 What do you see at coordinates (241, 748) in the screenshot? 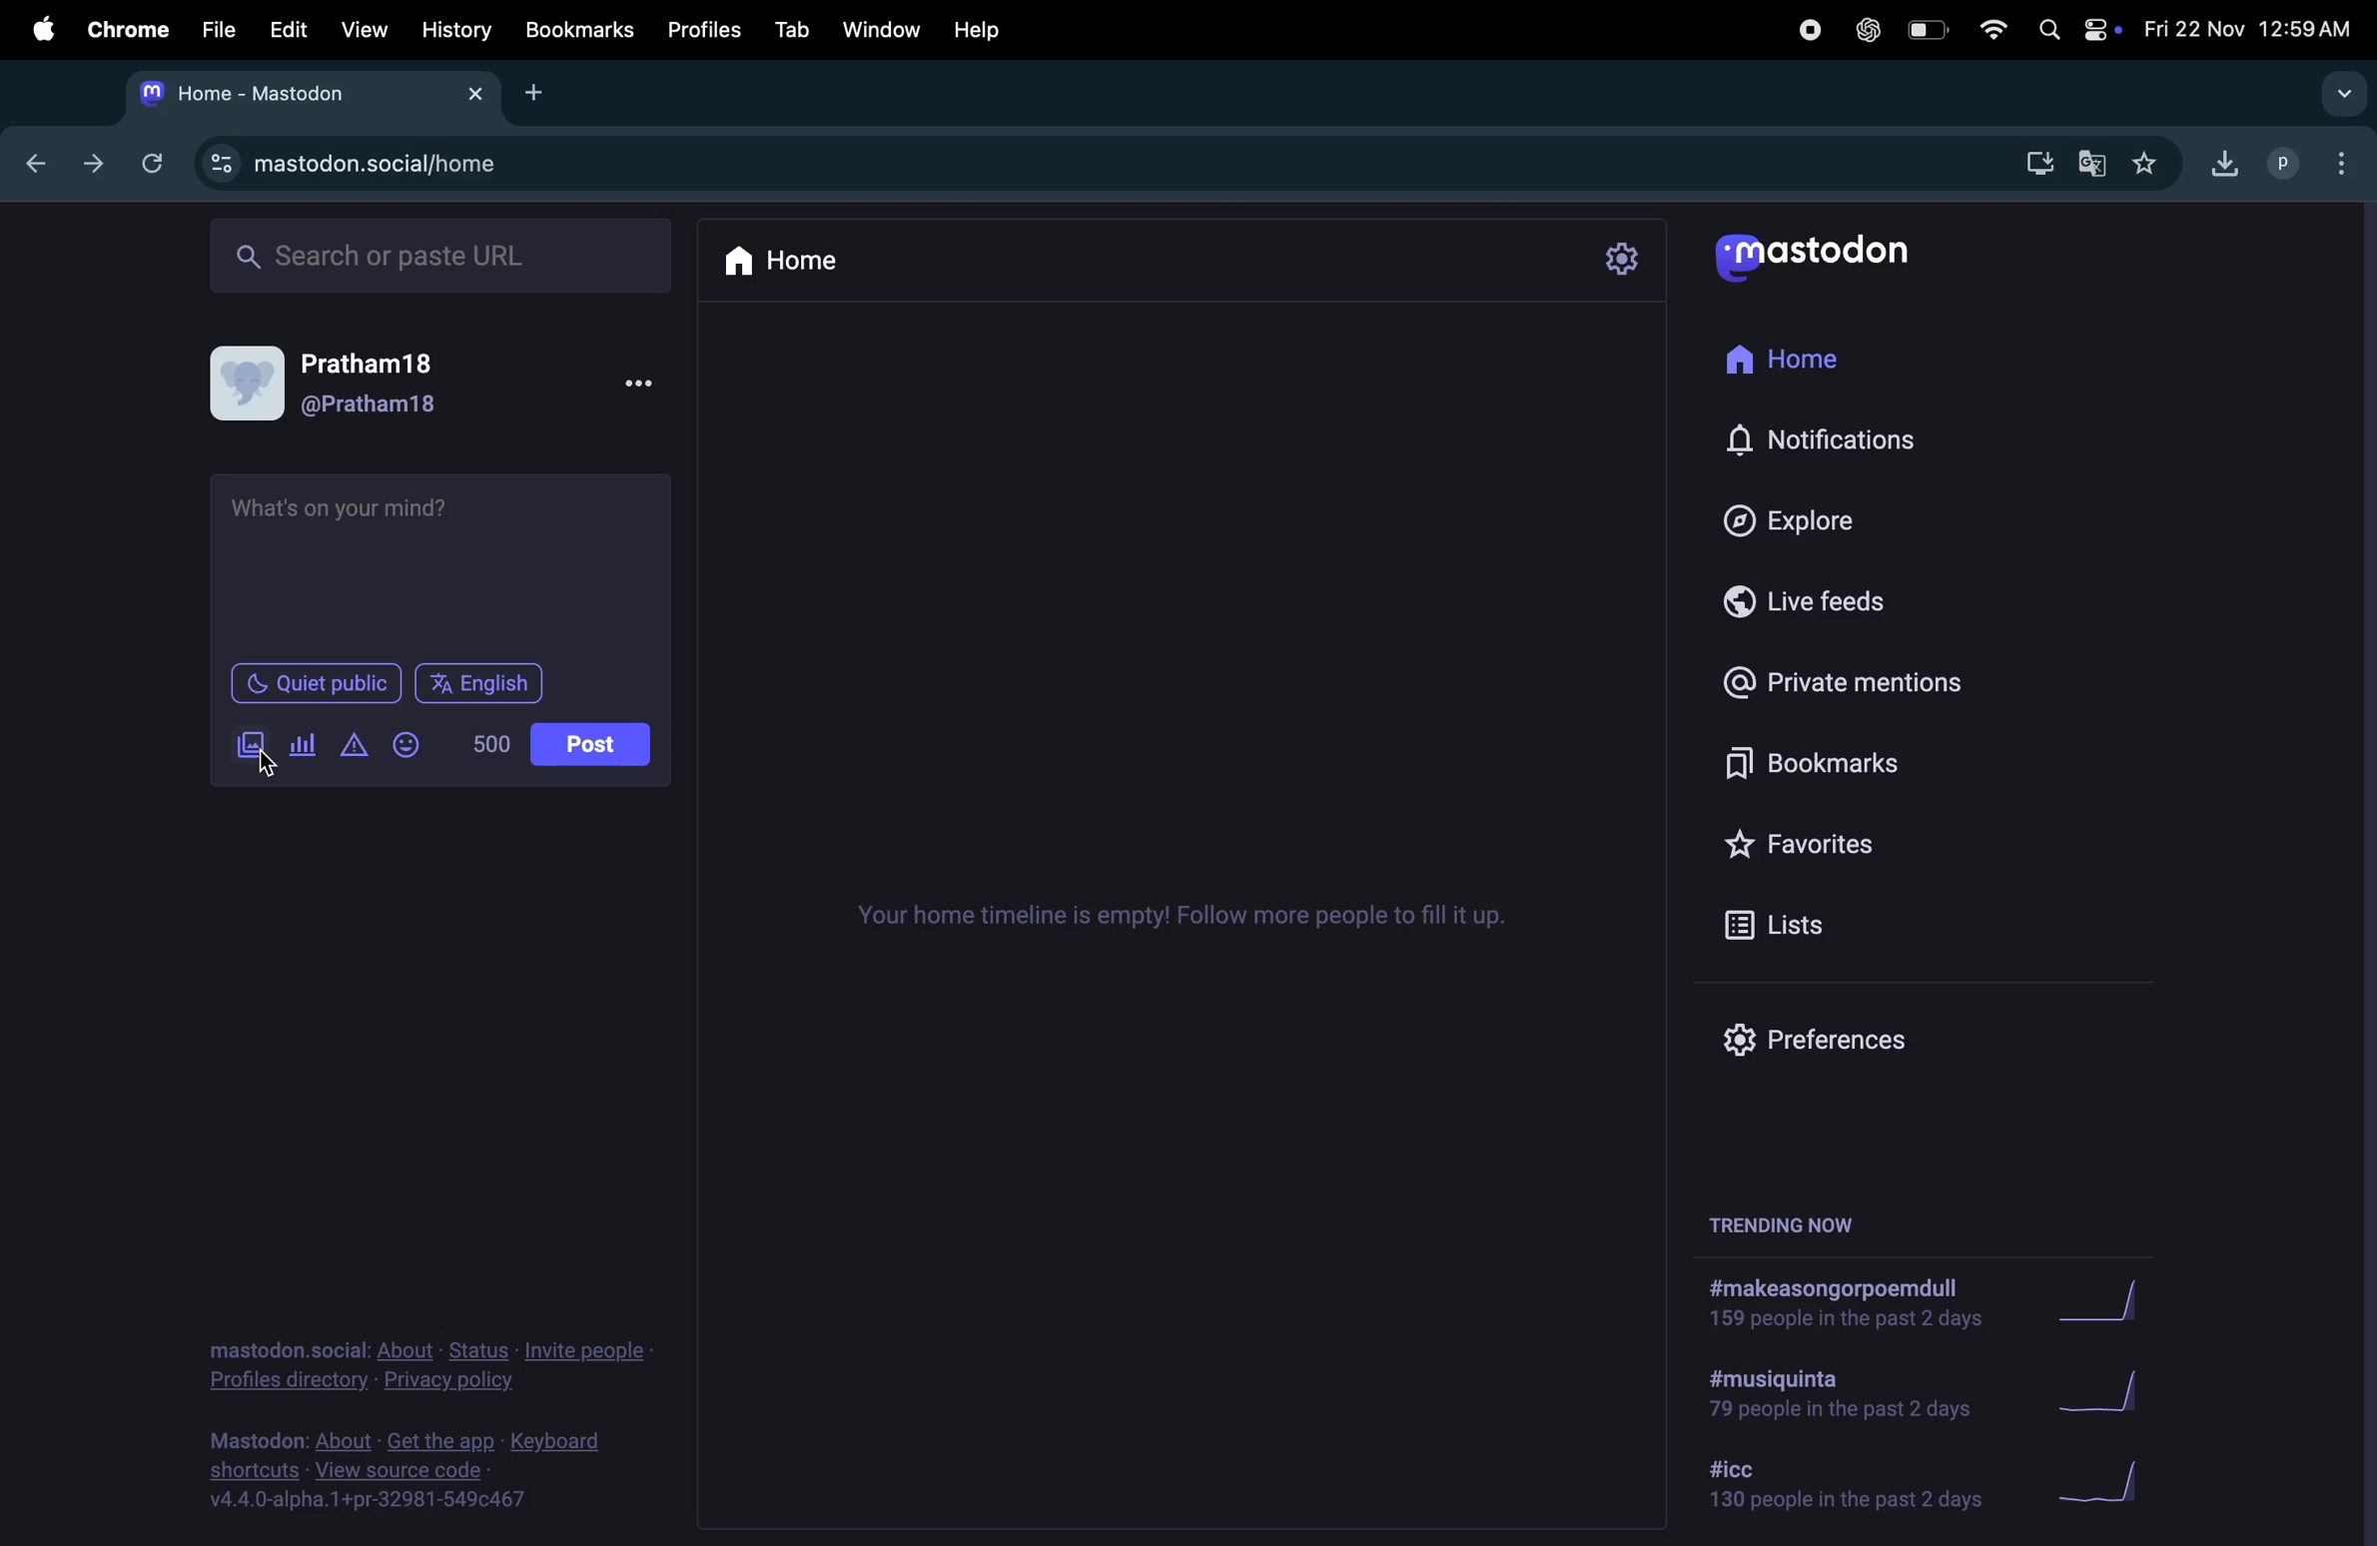
I see `add images` at bounding box center [241, 748].